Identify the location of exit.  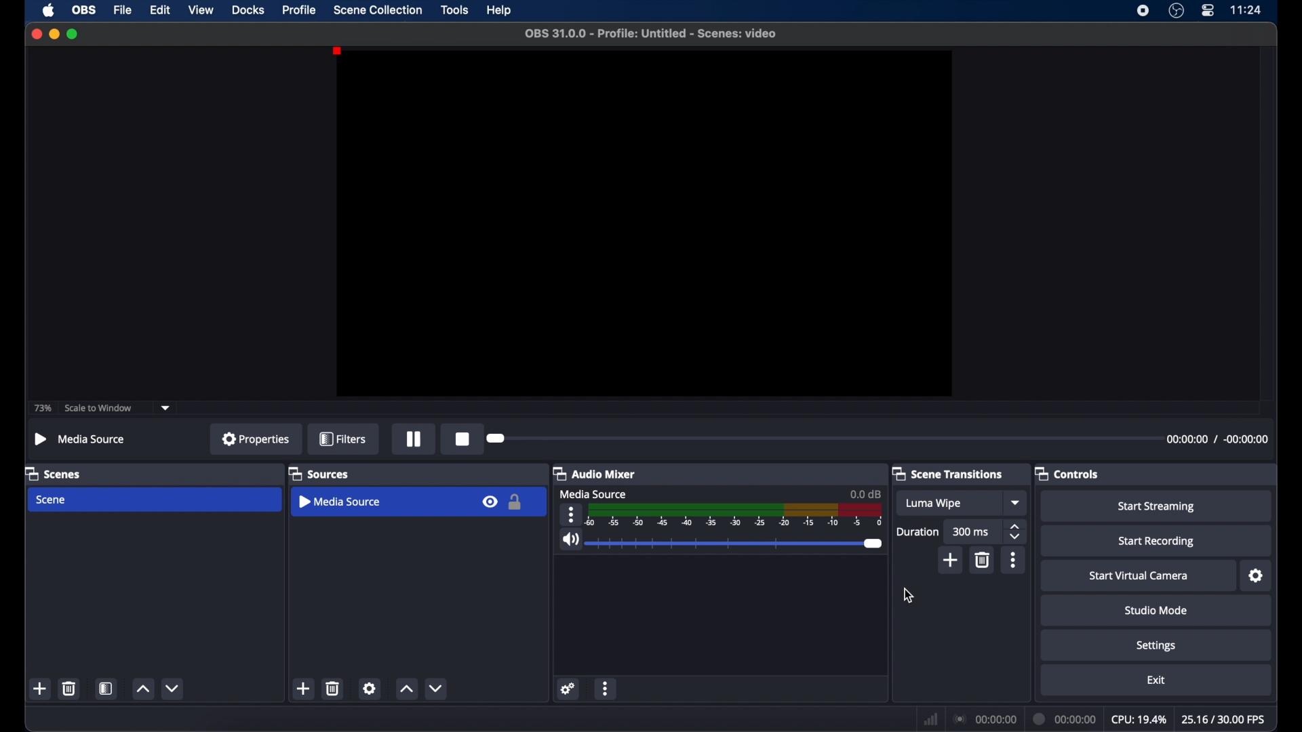
(1158, 680).